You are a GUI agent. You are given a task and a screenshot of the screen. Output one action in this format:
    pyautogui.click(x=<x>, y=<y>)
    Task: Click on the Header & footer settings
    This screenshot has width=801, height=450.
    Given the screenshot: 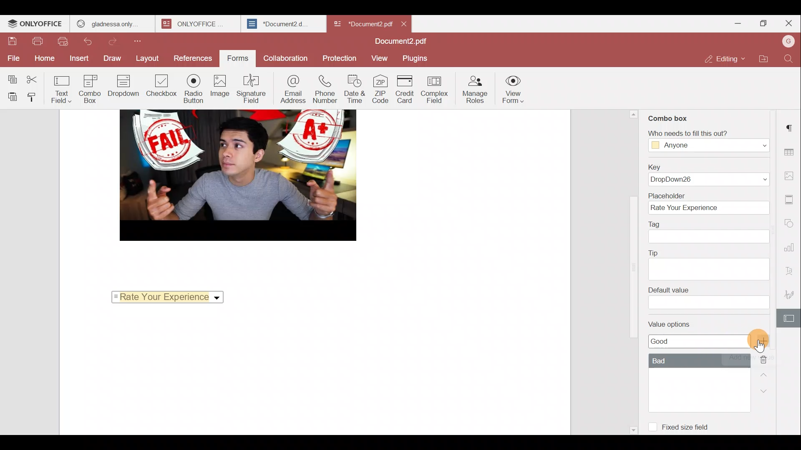 What is the action you would take?
    pyautogui.click(x=790, y=200)
    